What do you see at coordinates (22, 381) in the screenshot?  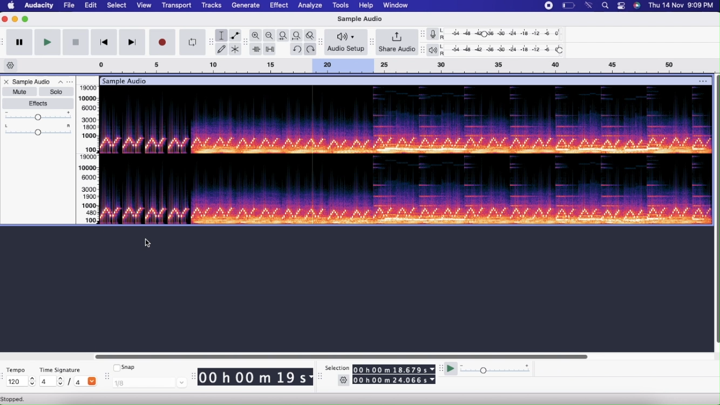 I see `120` at bounding box center [22, 381].